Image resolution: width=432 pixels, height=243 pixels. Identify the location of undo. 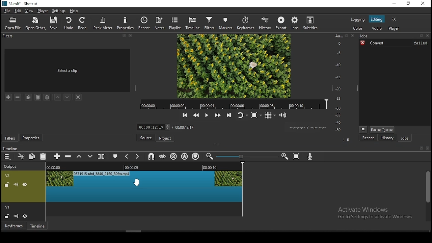
(69, 24).